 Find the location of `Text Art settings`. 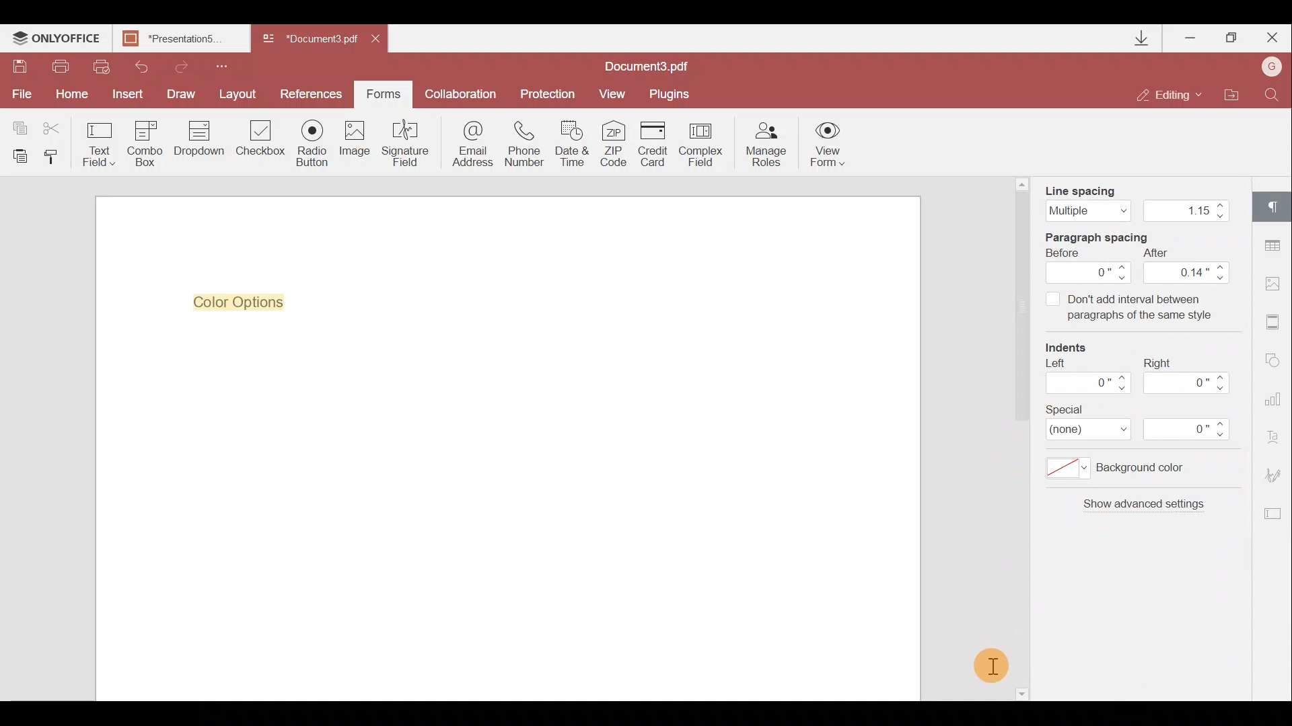

Text Art settings is located at coordinates (1277, 436).